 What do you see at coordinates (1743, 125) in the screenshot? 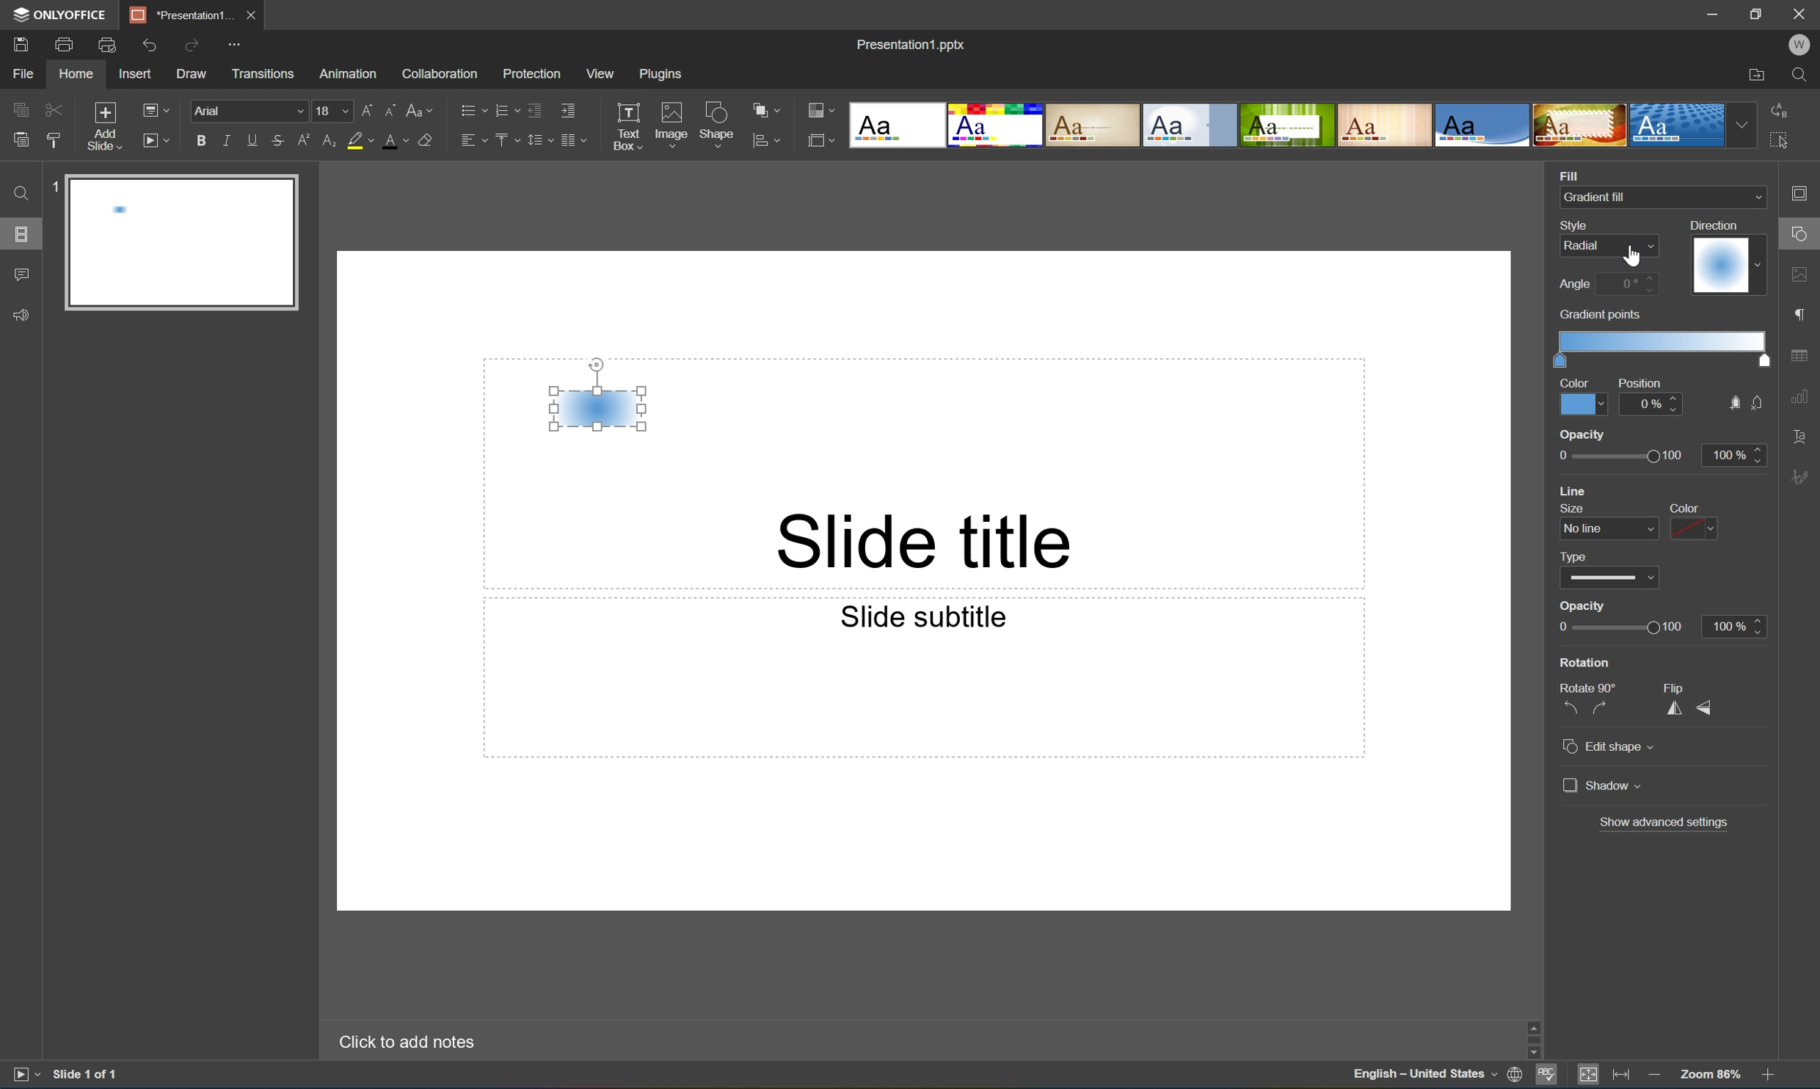
I see `Drop Down` at bounding box center [1743, 125].